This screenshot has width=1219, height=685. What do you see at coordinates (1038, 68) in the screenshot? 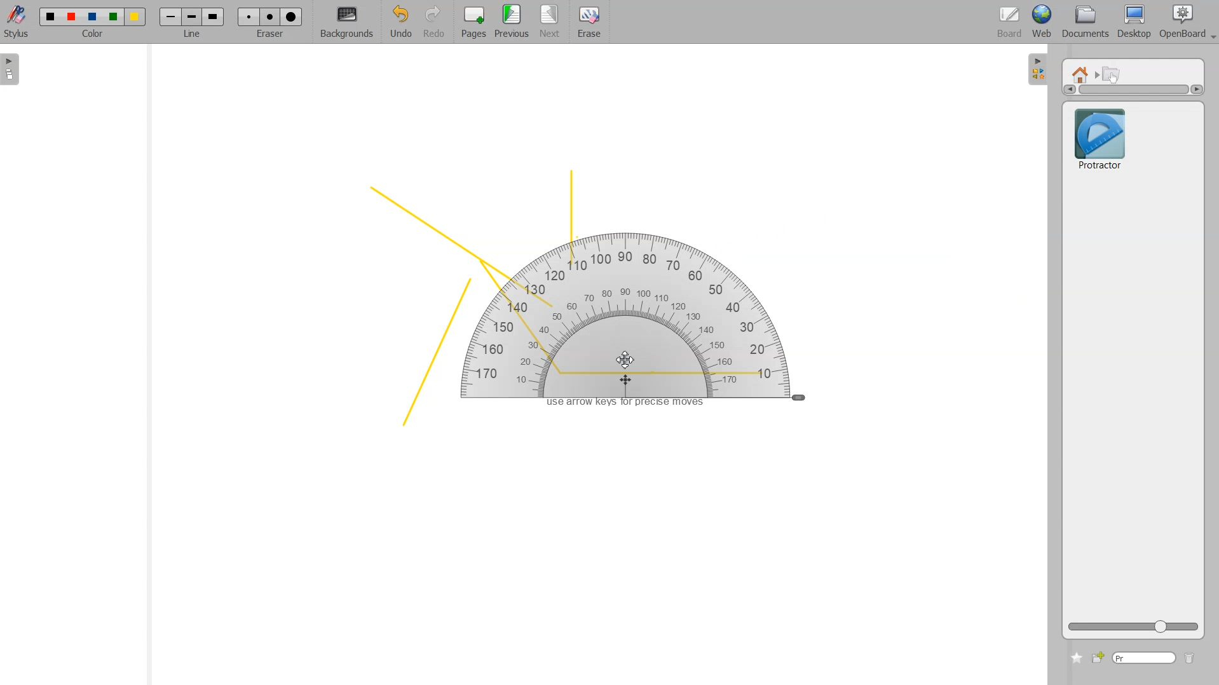
I see `Sidebar` at bounding box center [1038, 68].